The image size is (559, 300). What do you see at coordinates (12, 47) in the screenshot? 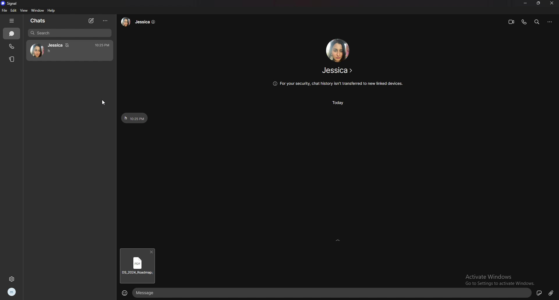
I see `calls` at bounding box center [12, 47].